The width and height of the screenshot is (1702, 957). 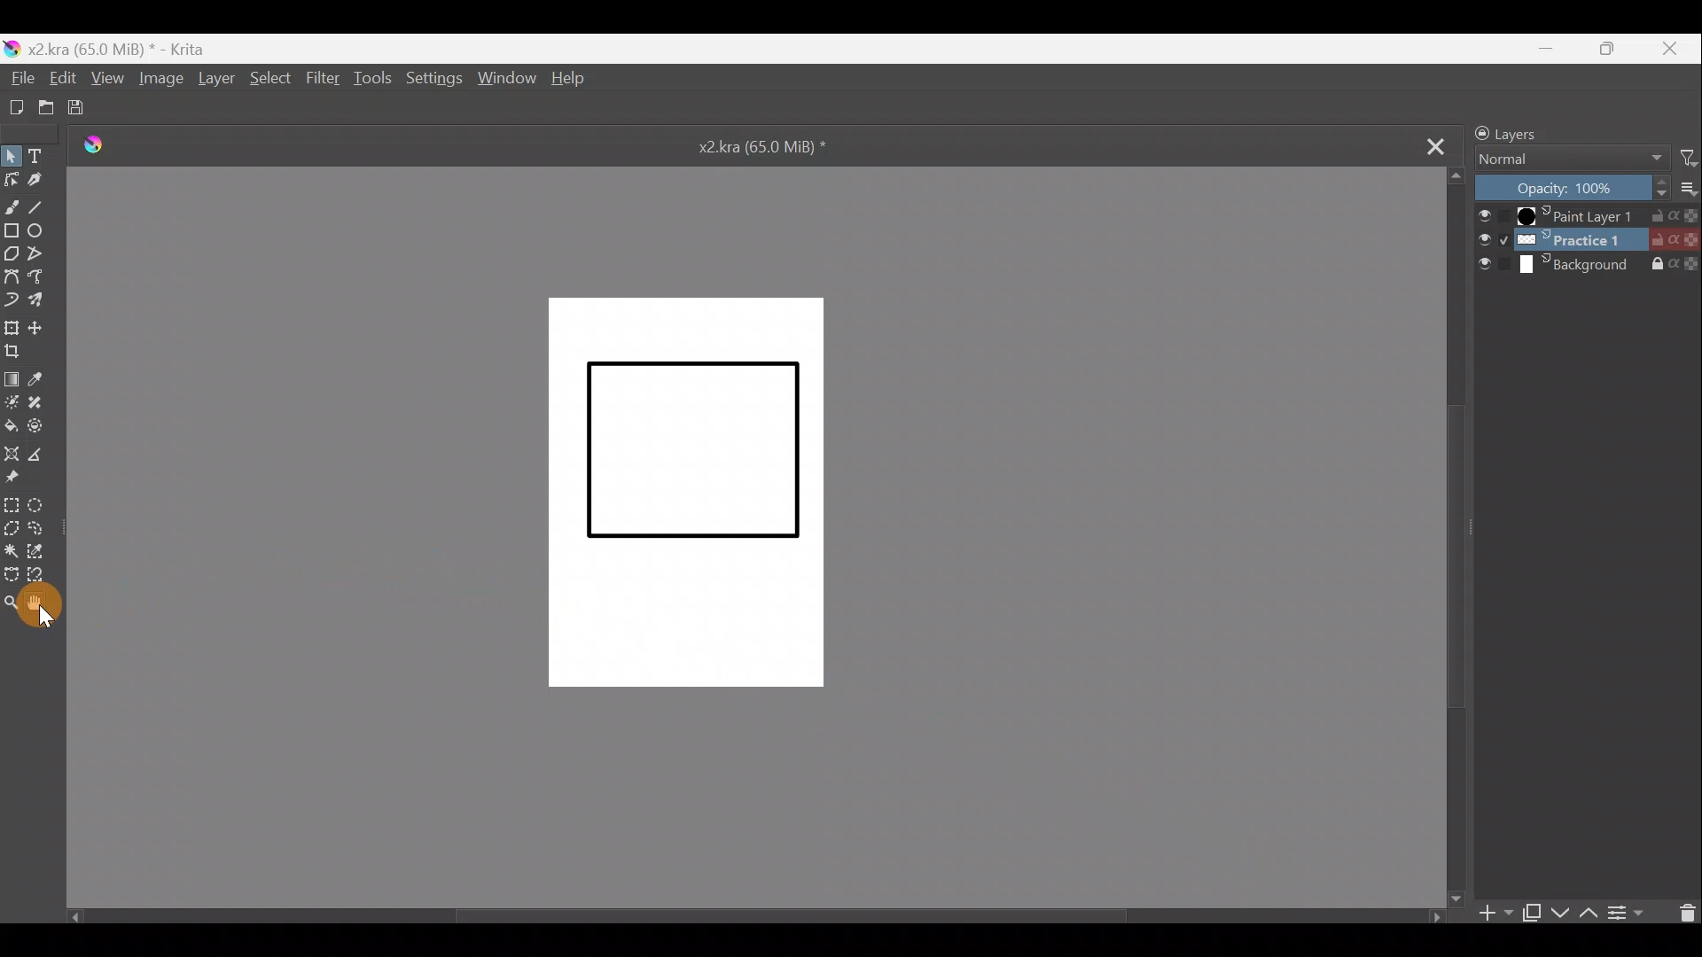 What do you see at coordinates (58, 76) in the screenshot?
I see `Edit` at bounding box center [58, 76].